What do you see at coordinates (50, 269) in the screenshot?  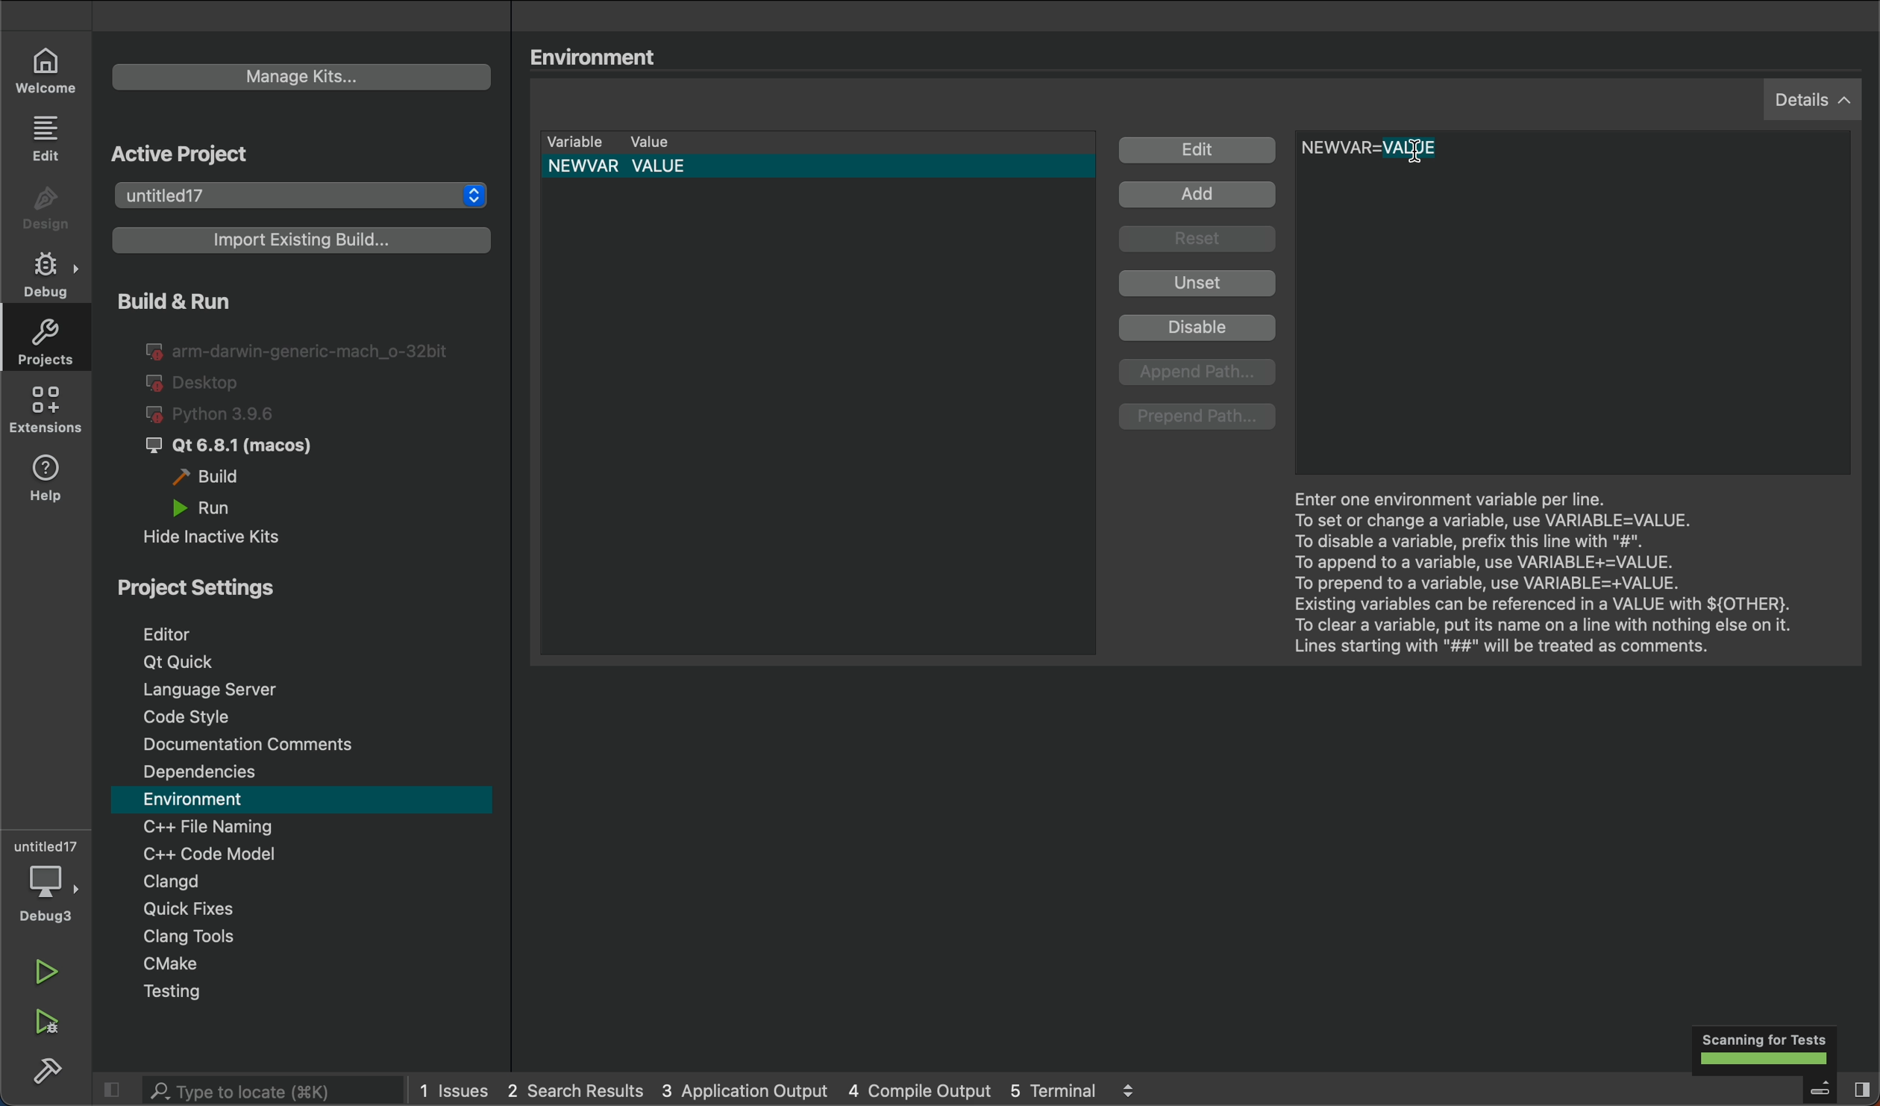 I see `debug` at bounding box center [50, 269].